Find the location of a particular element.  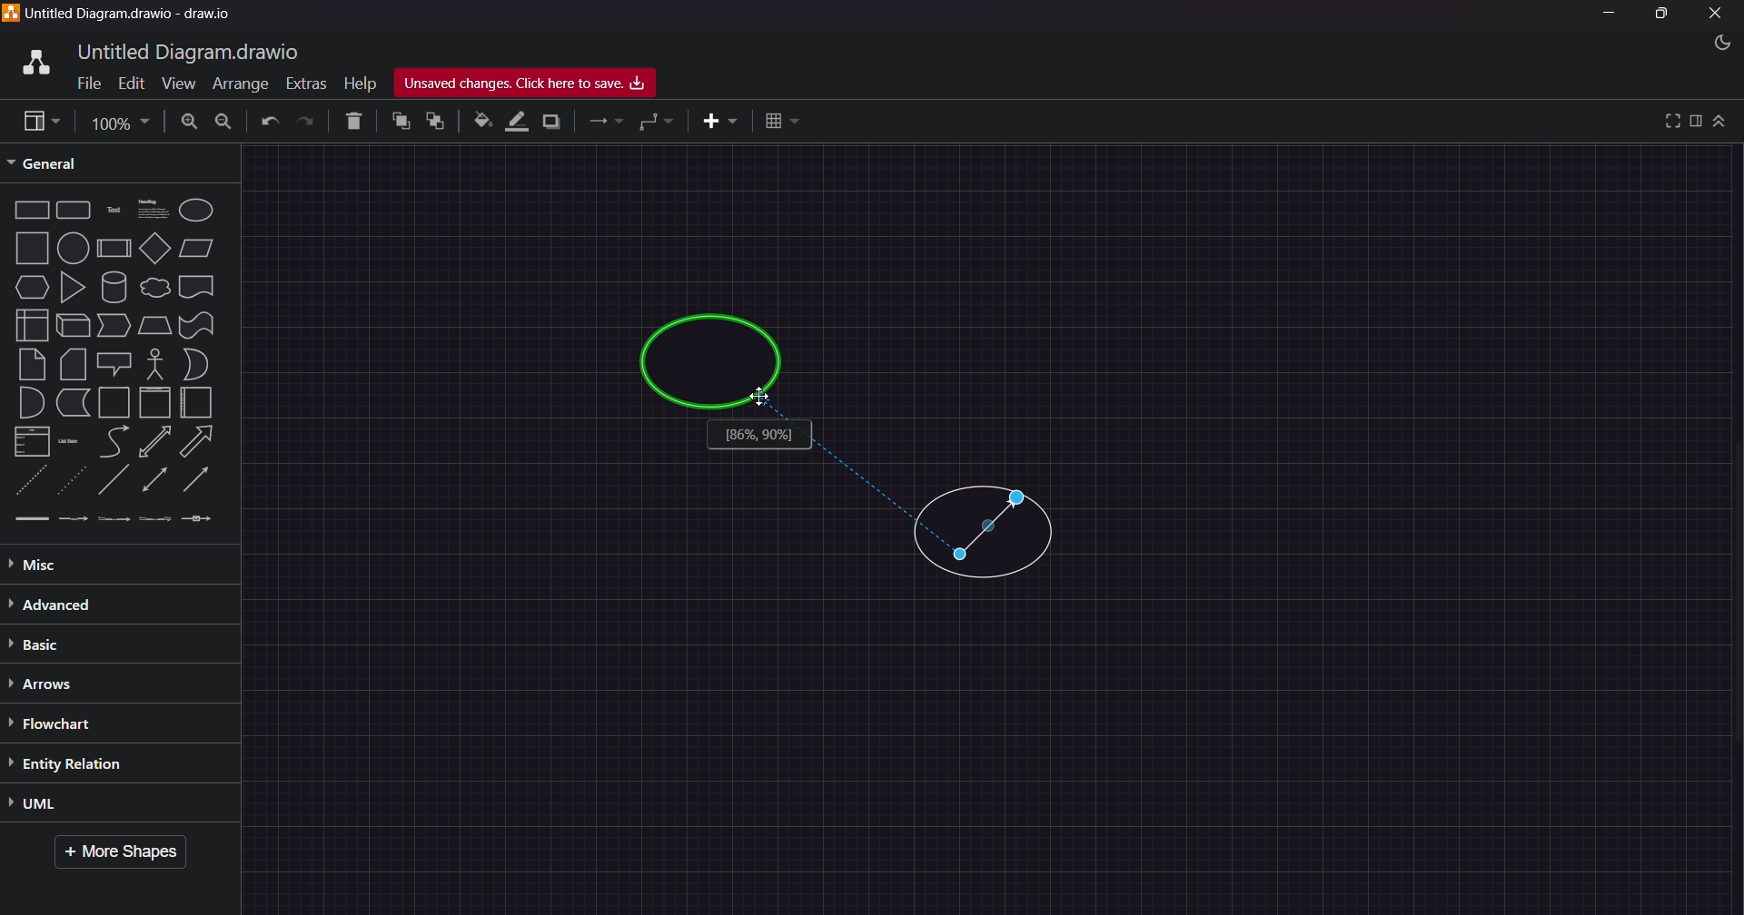

UML is located at coordinates (83, 805).